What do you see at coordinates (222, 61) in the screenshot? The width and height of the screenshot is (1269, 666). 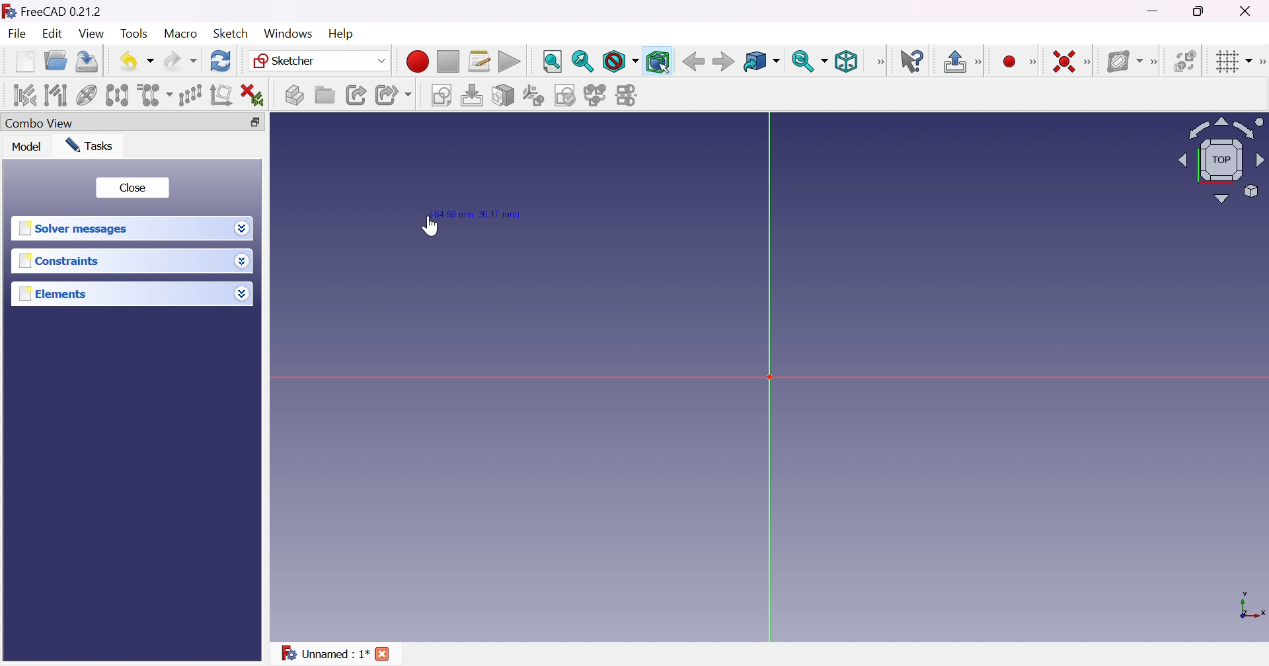 I see `Refresh` at bounding box center [222, 61].